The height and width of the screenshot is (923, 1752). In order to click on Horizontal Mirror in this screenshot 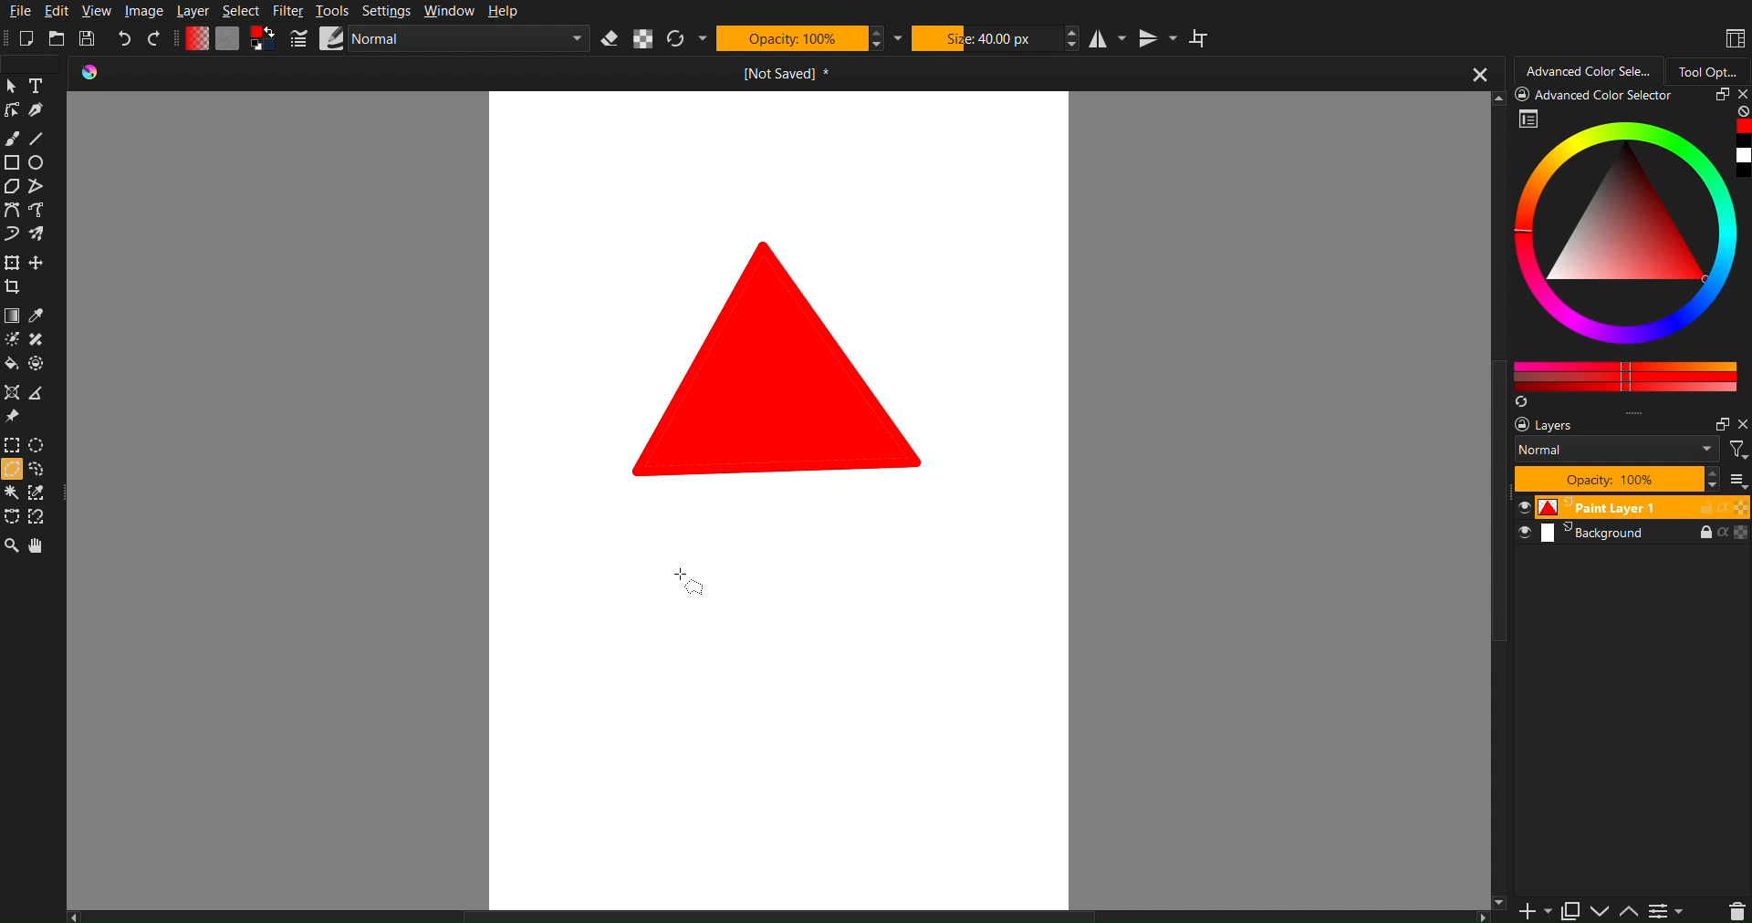, I will do `click(1105, 36)`.